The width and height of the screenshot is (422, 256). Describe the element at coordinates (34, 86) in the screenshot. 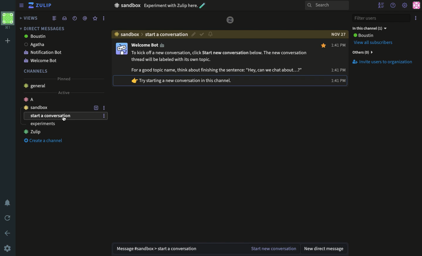

I see `General` at that location.